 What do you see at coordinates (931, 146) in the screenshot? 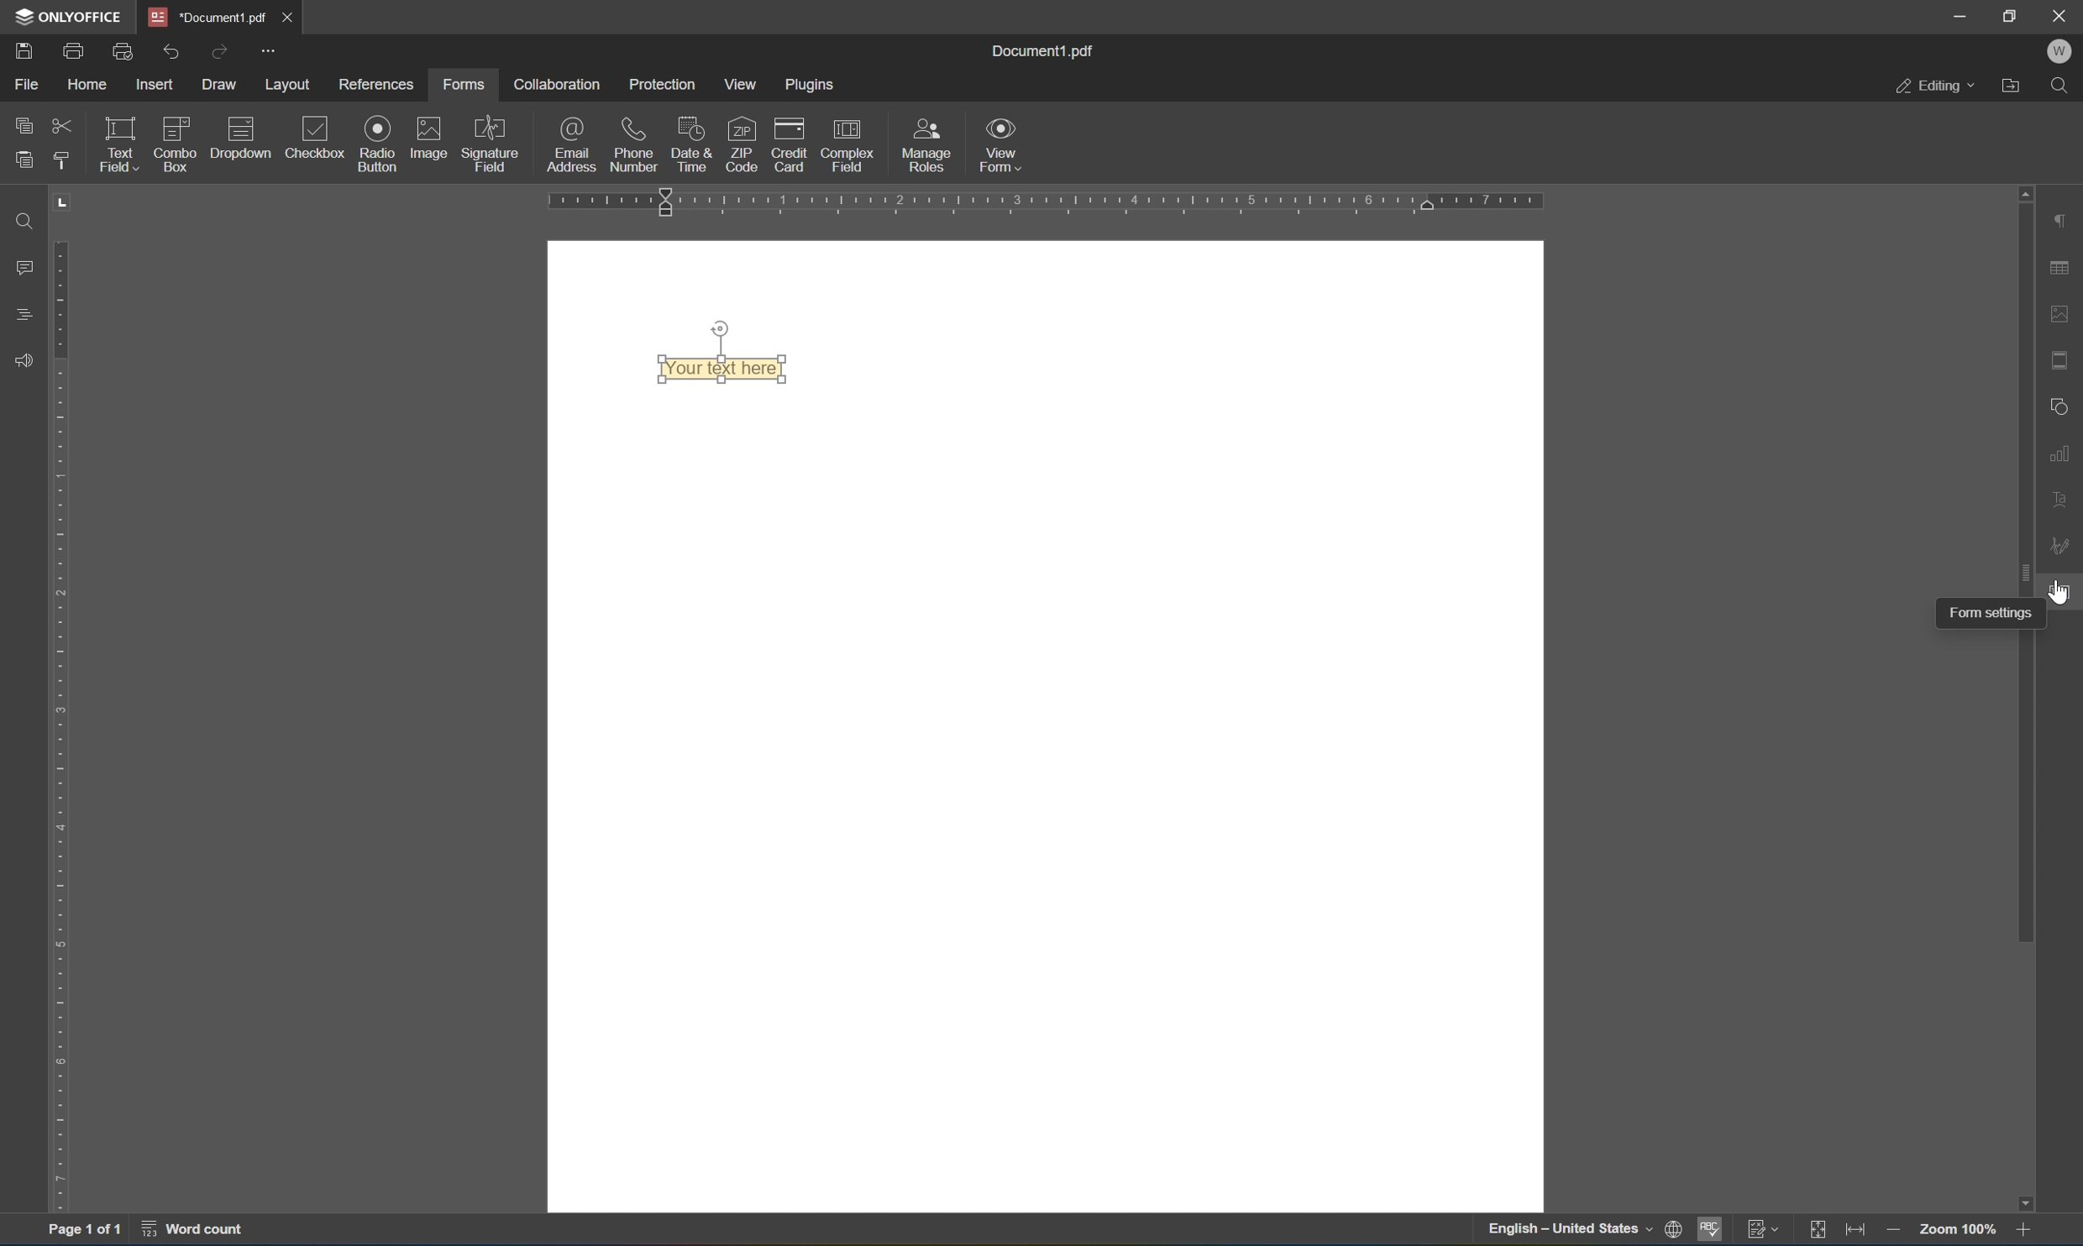
I see `manage roles` at bounding box center [931, 146].